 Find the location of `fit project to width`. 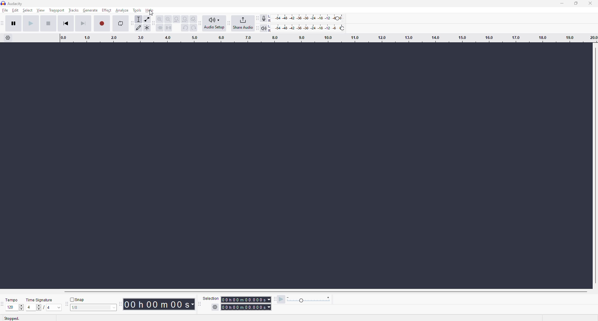

fit project to width is located at coordinates (185, 19).